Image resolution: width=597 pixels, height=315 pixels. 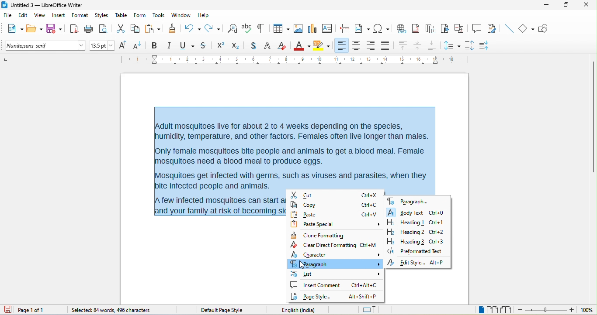 I want to click on outline font effect, so click(x=268, y=46).